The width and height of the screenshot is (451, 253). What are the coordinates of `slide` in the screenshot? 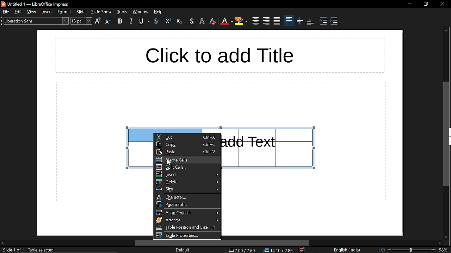 It's located at (81, 12).